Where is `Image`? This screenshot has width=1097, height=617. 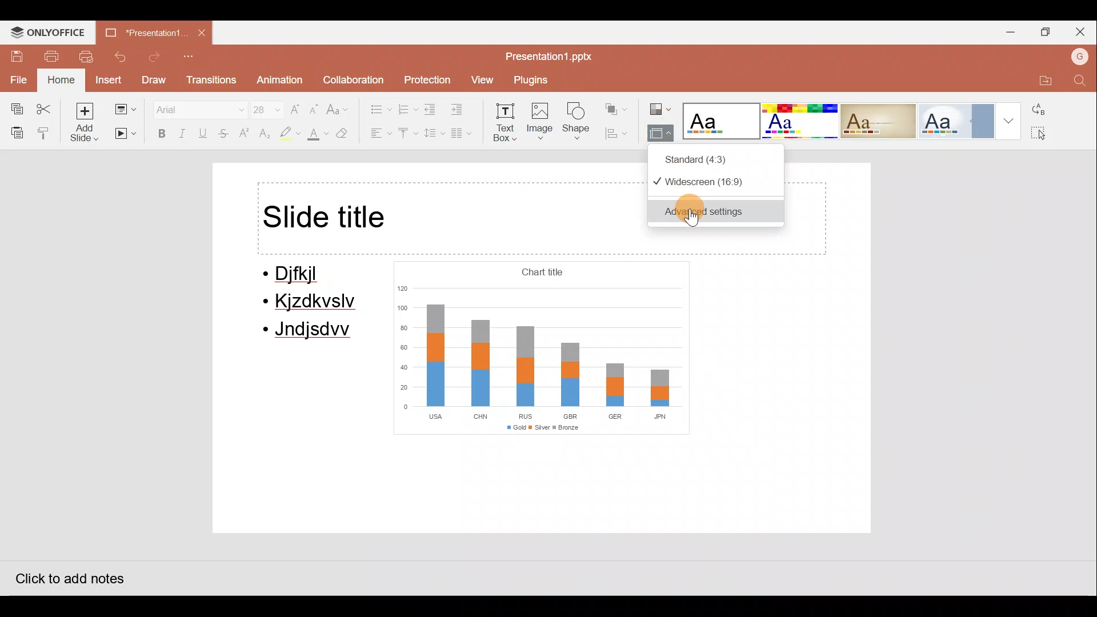
Image is located at coordinates (541, 123).